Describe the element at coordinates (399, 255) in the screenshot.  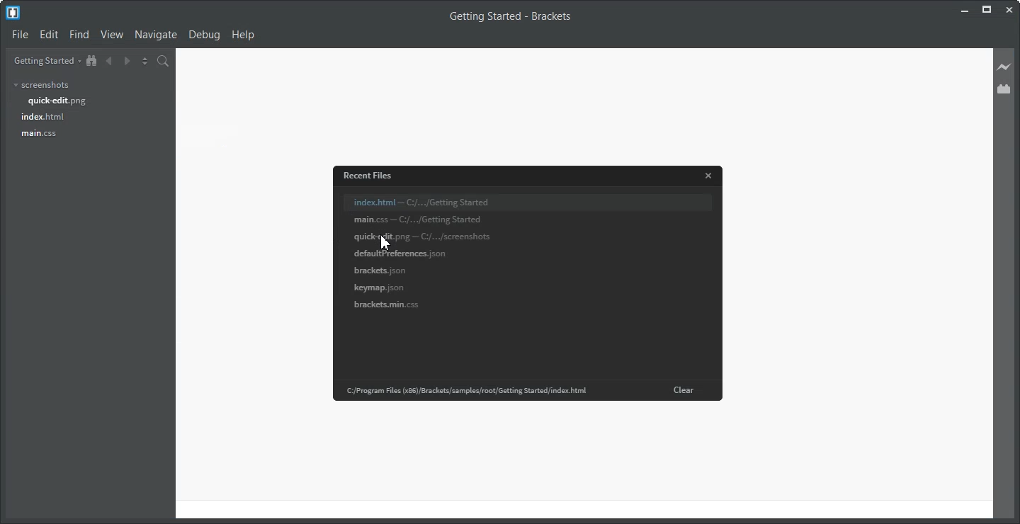
I see `‘defaultPreferences. json` at that location.